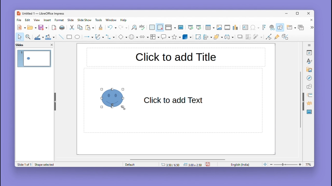 The height and width of the screenshot is (186, 332). What do you see at coordinates (268, 38) in the screenshot?
I see `Toggle point` at bounding box center [268, 38].